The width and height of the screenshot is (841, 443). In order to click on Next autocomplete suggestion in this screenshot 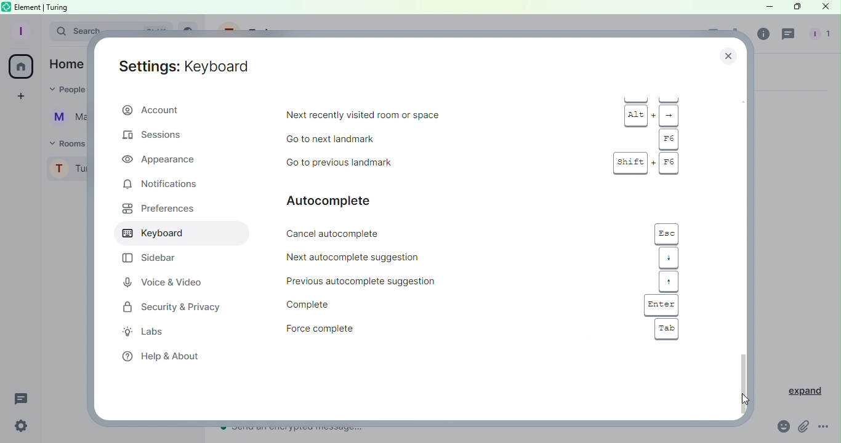, I will do `click(392, 256)`.